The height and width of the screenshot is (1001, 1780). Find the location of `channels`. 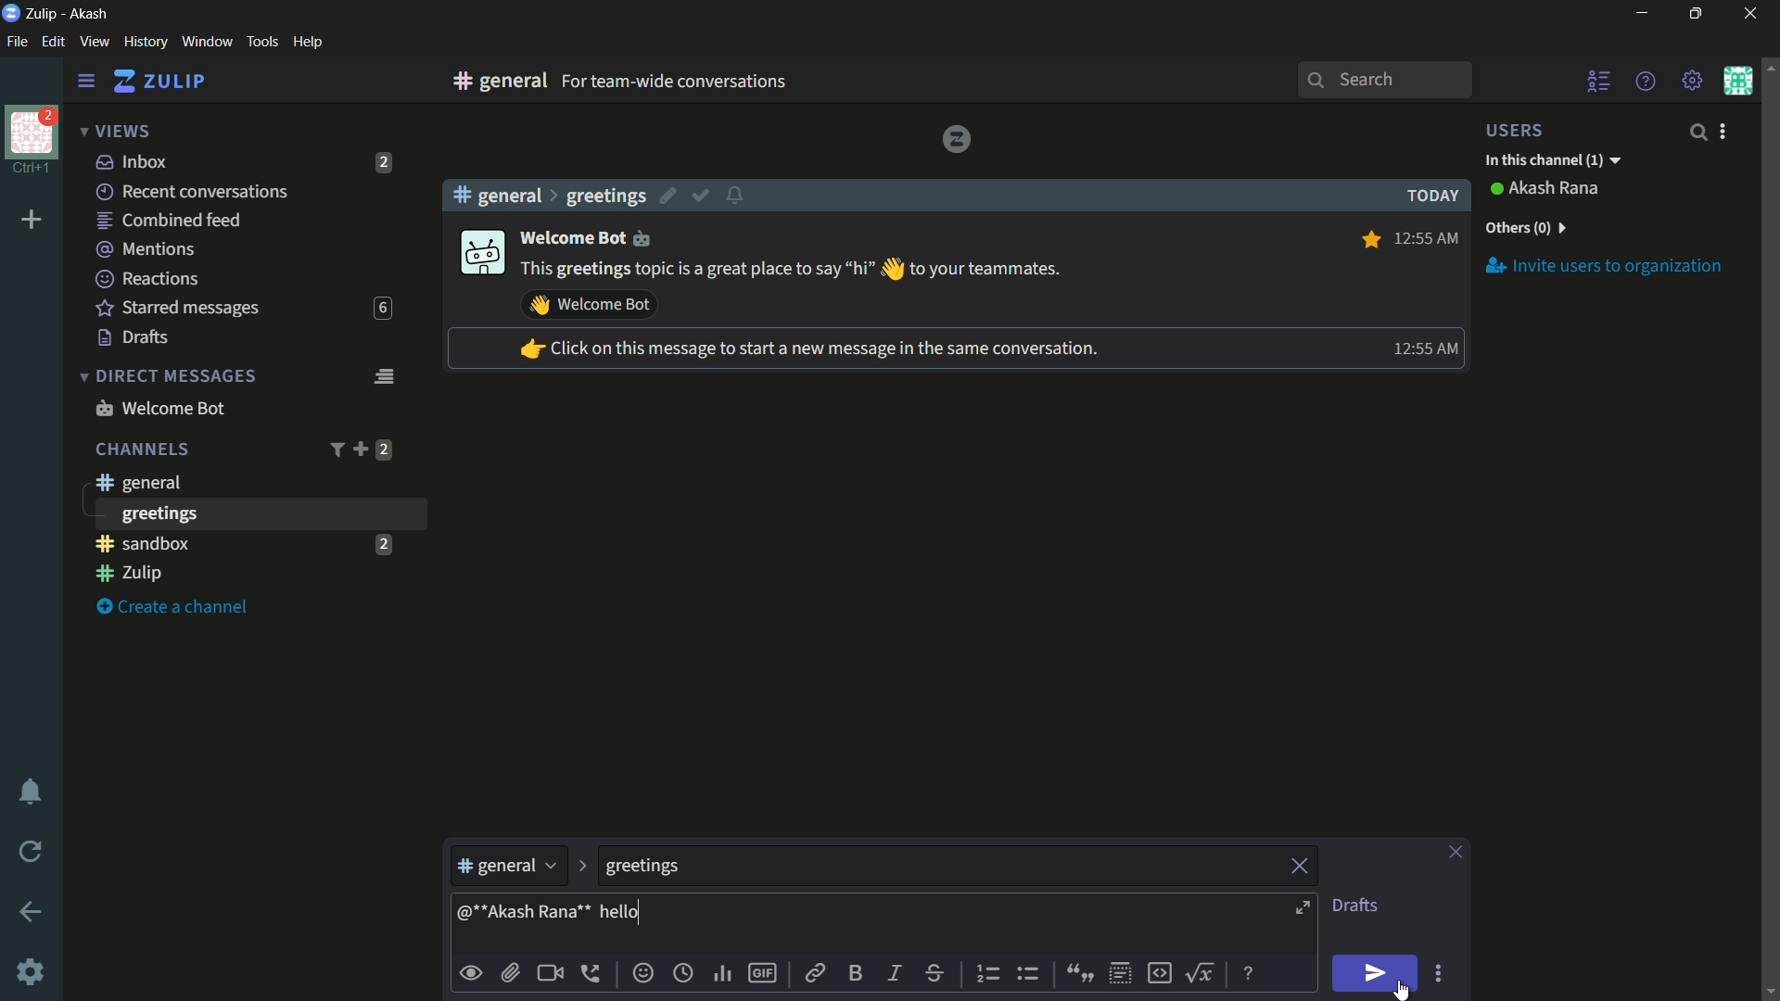

channels is located at coordinates (141, 450).